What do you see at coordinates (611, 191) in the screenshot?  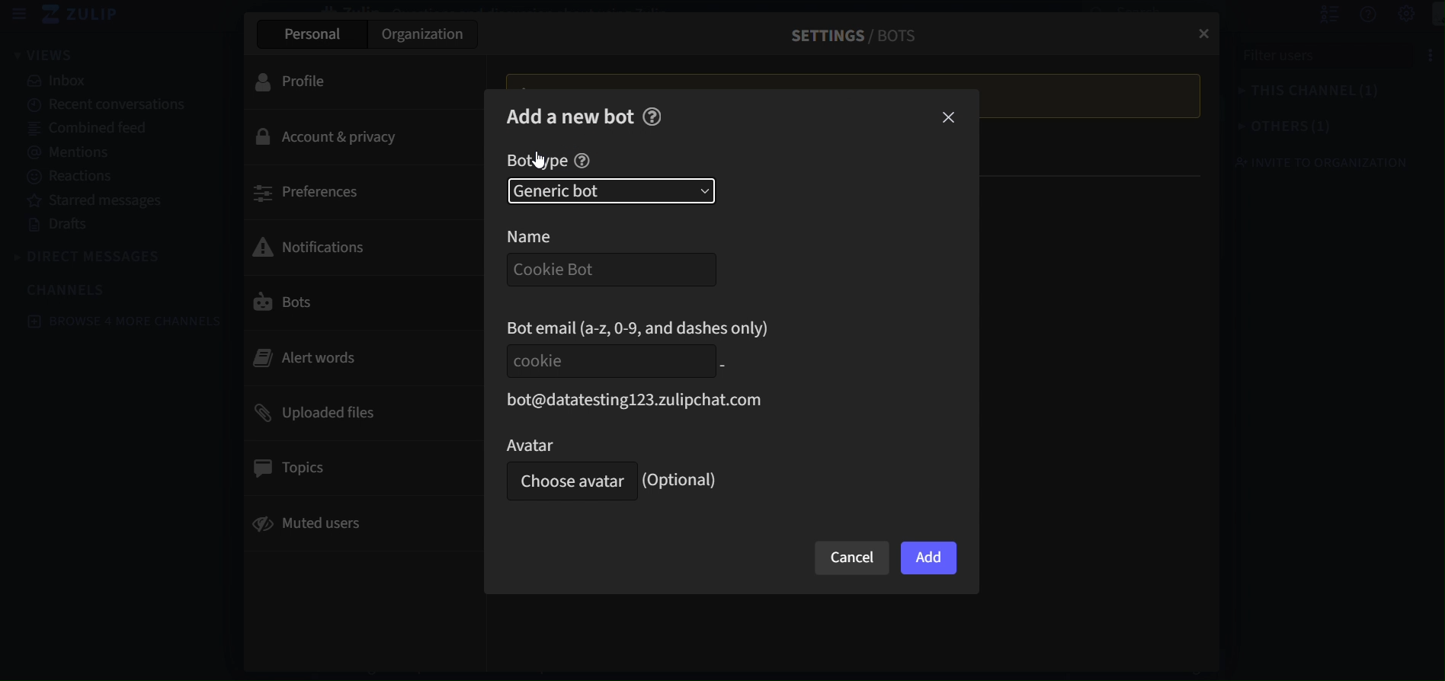 I see `generic bot` at bounding box center [611, 191].